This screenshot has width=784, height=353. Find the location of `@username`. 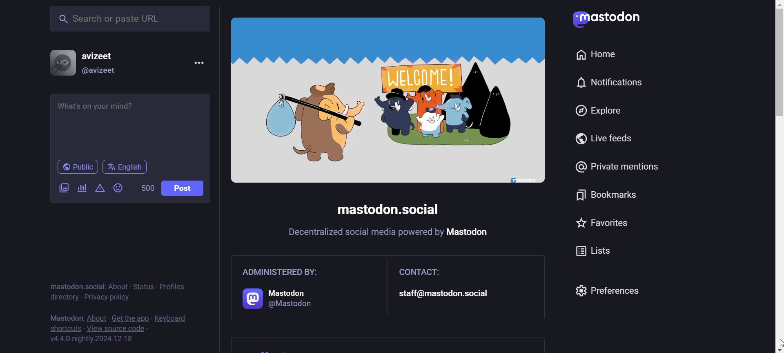

@username is located at coordinates (100, 72).